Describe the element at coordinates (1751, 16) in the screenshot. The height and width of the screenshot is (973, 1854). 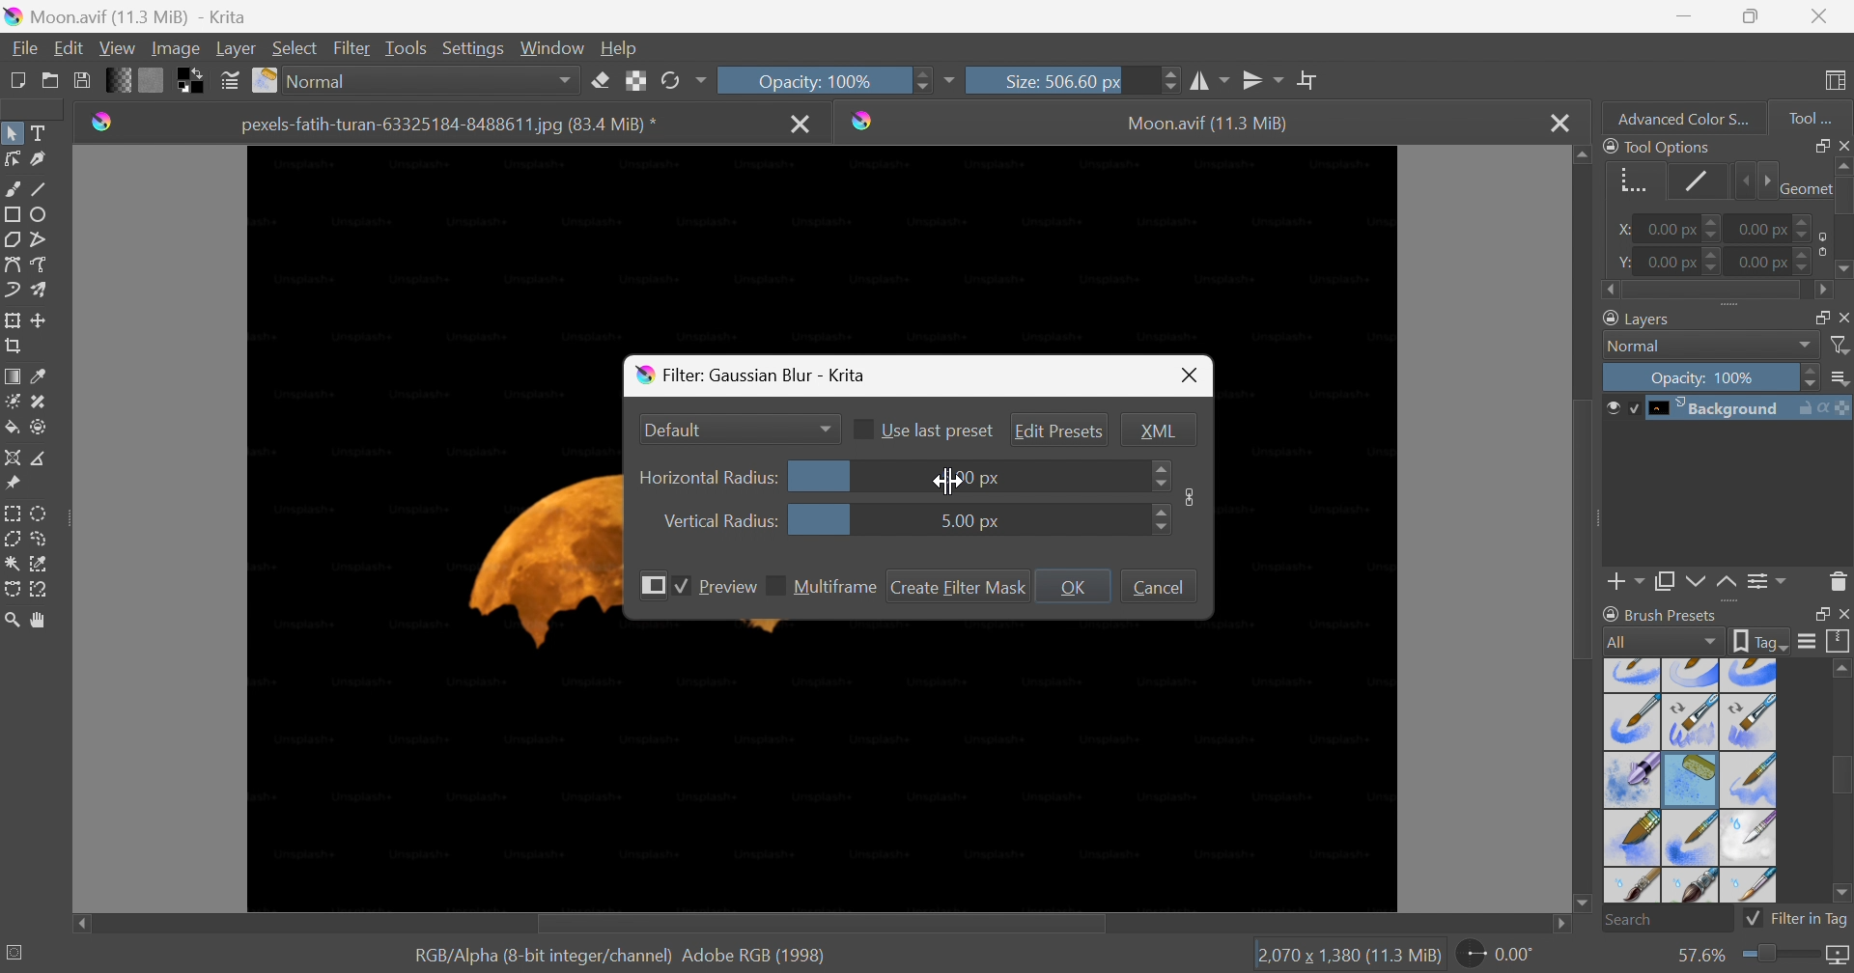
I see `Restore down` at that location.